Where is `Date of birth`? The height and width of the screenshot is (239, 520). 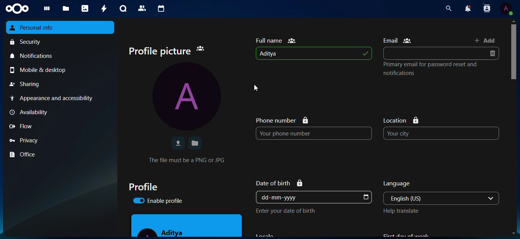 Date of birth is located at coordinates (279, 183).